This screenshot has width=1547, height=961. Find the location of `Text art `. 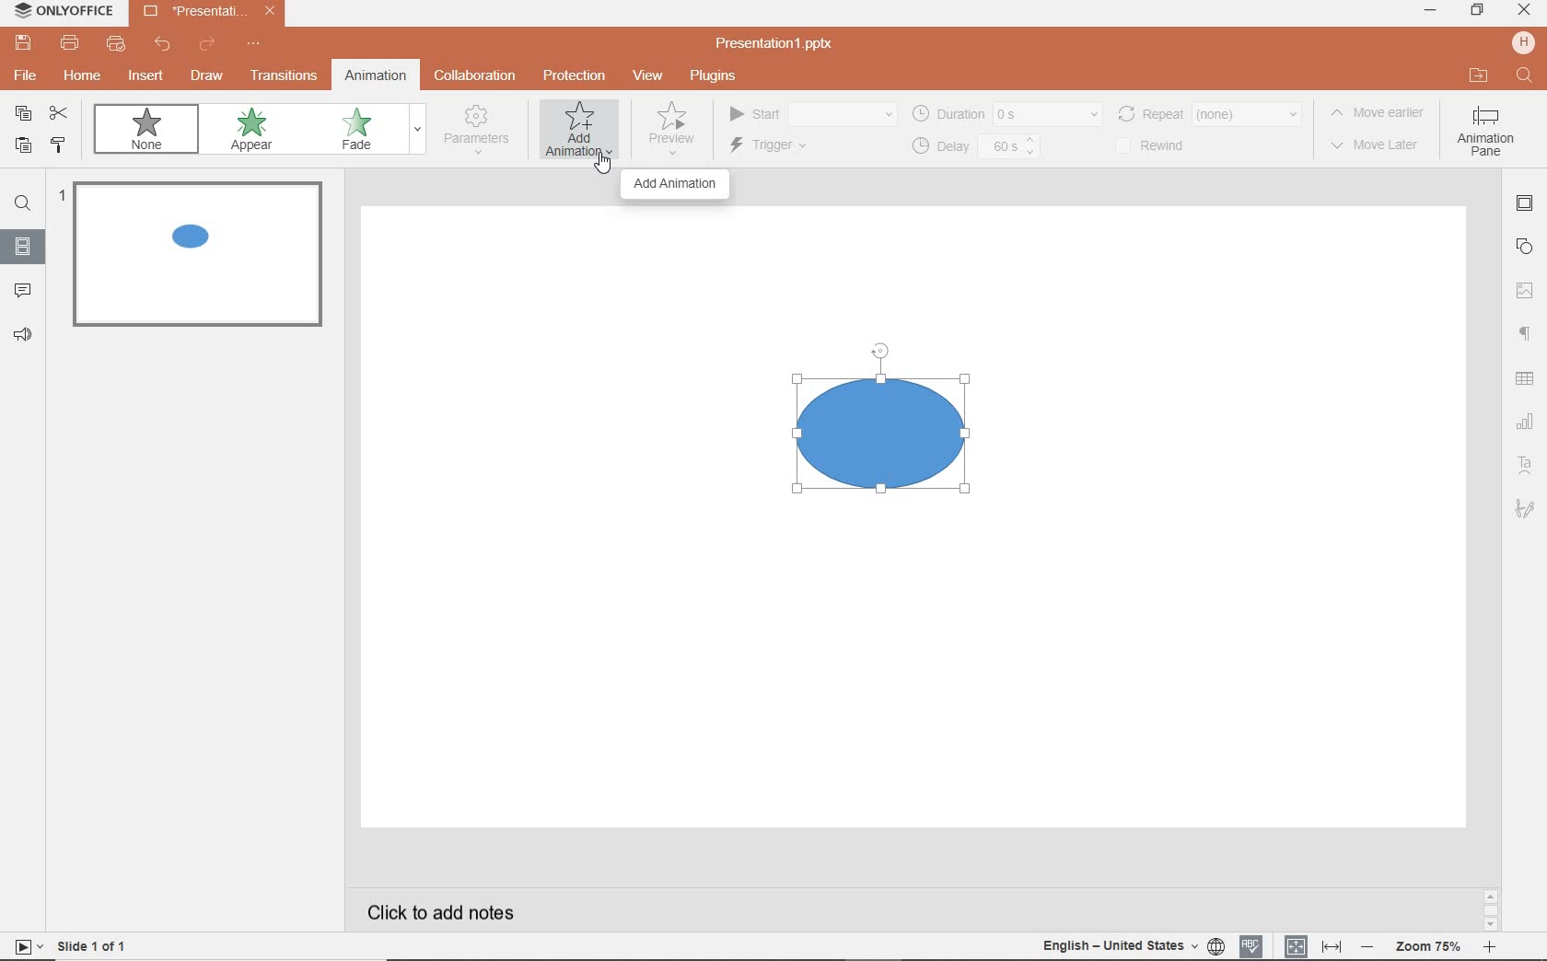

Text art  is located at coordinates (1523, 463).